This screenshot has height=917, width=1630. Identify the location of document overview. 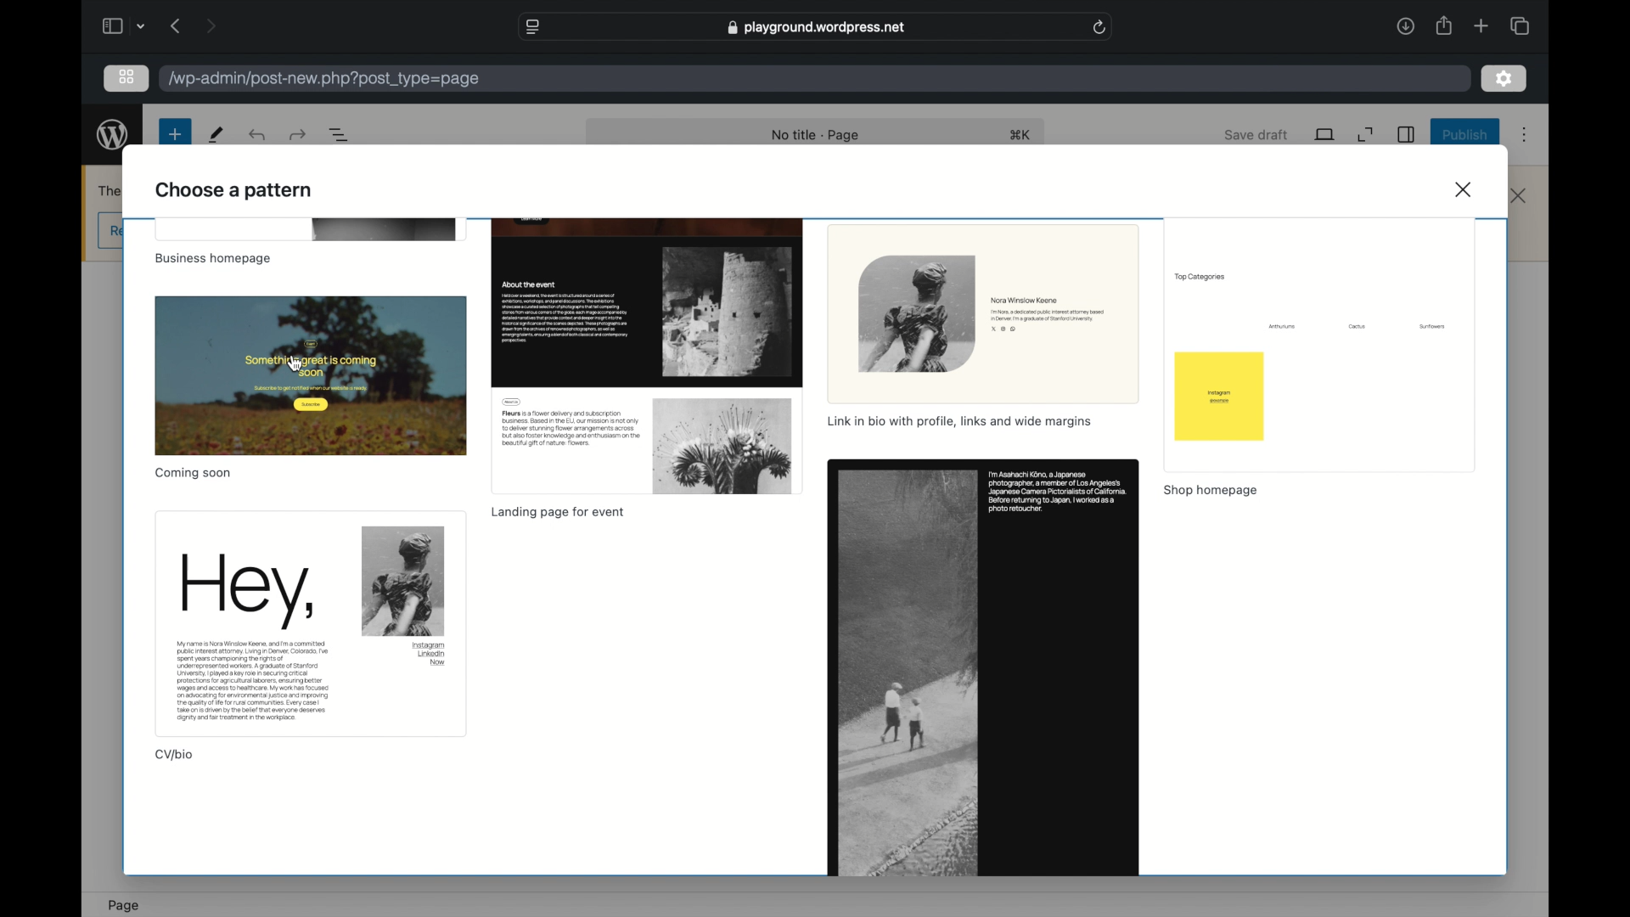
(340, 136).